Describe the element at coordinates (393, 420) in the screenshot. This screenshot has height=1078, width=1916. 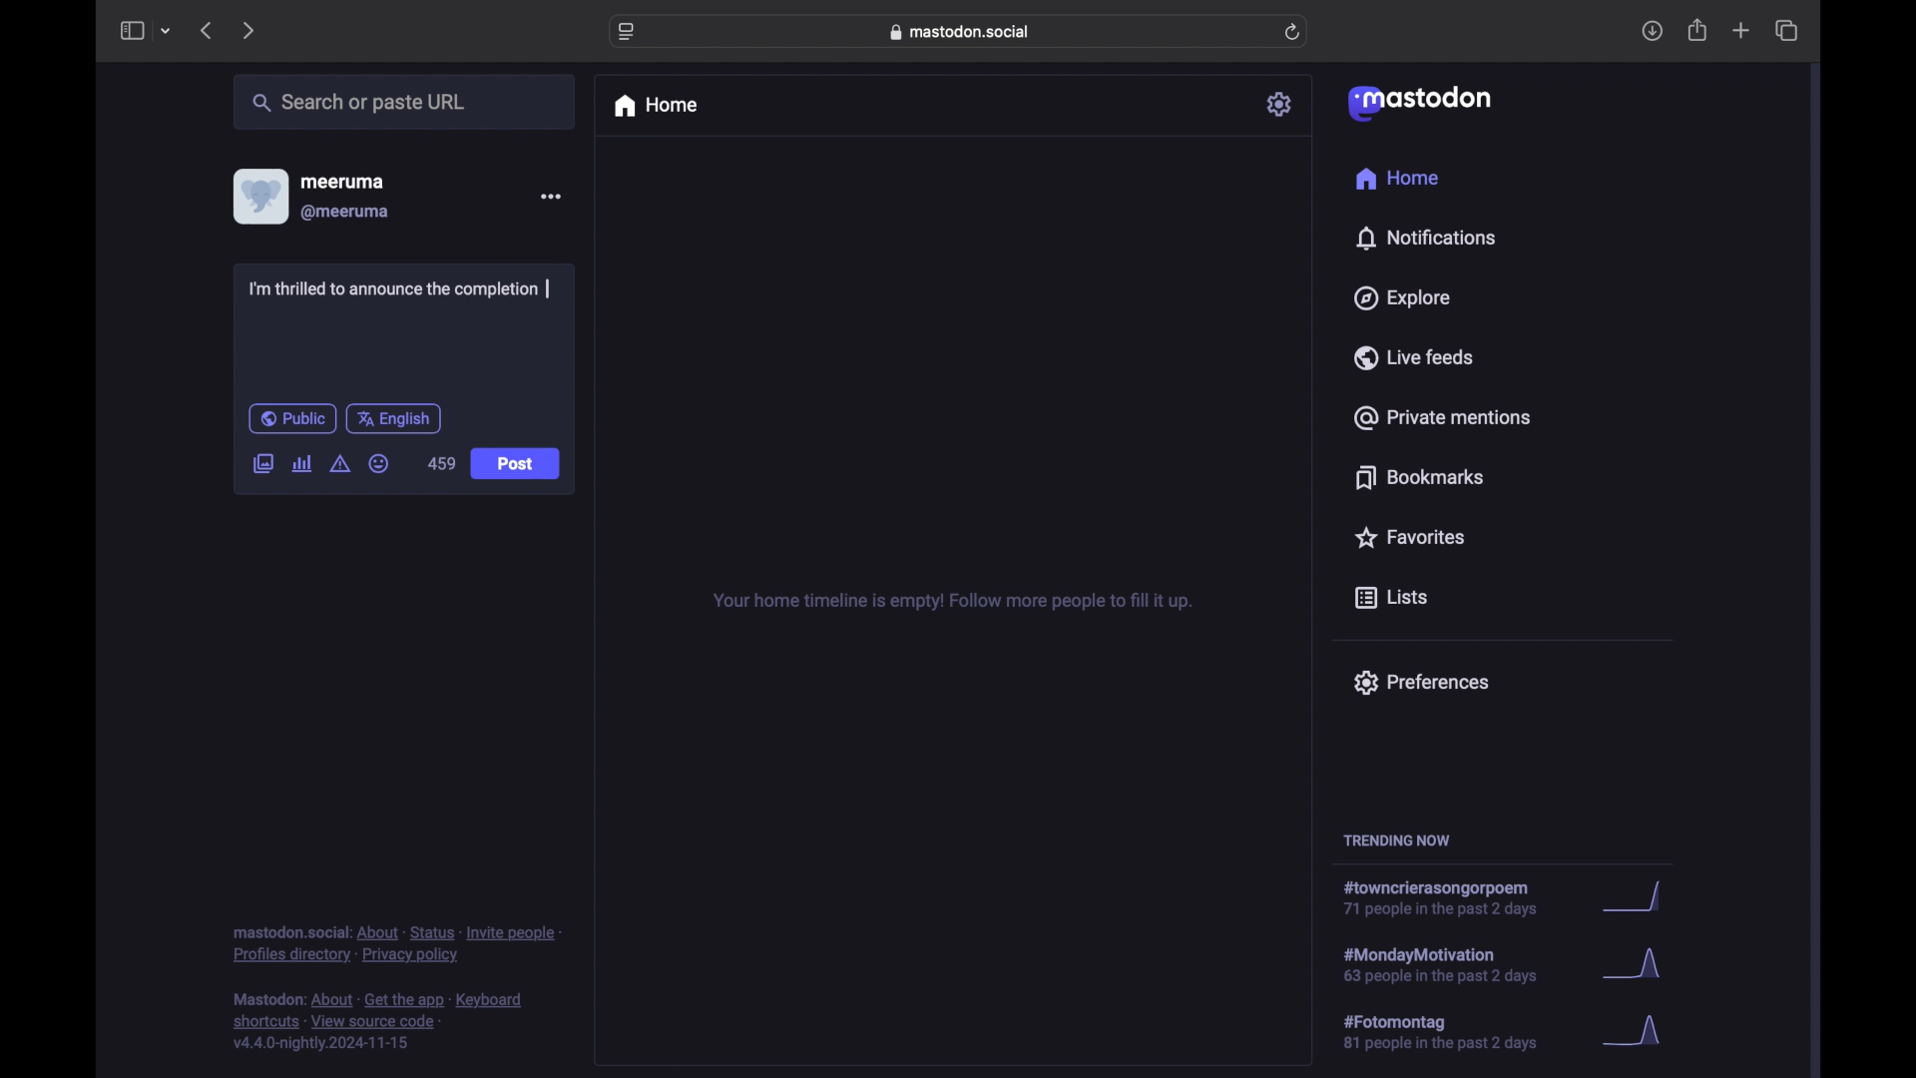
I see `english` at that location.